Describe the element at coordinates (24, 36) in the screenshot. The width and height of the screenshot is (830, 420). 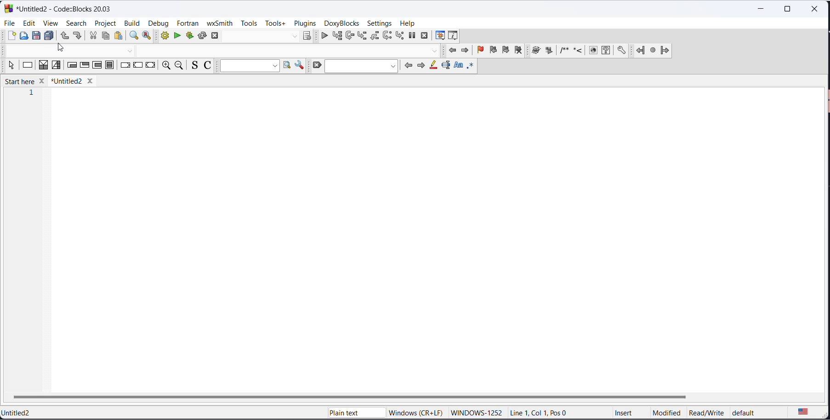
I see `open` at that location.